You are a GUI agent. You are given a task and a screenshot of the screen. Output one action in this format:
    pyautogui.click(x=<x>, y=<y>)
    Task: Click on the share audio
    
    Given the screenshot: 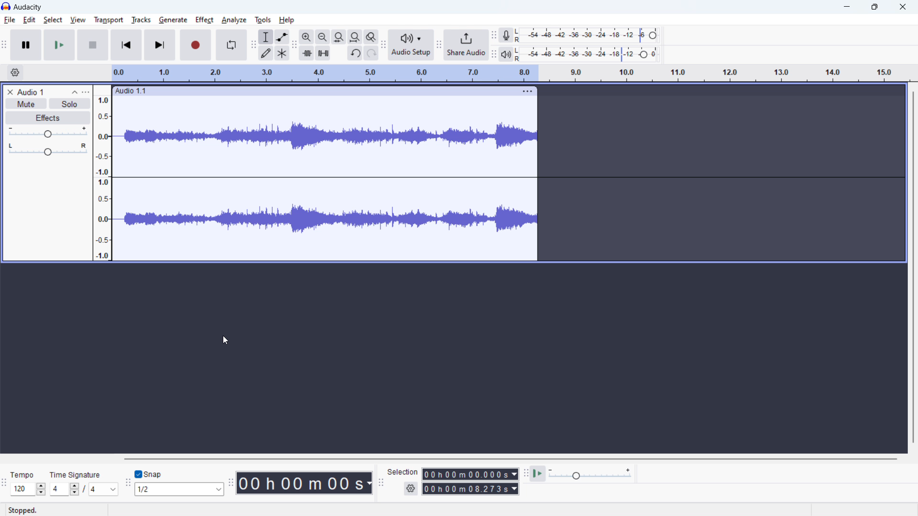 What is the action you would take?
    pyautogui.click(x=467, y=45)
    